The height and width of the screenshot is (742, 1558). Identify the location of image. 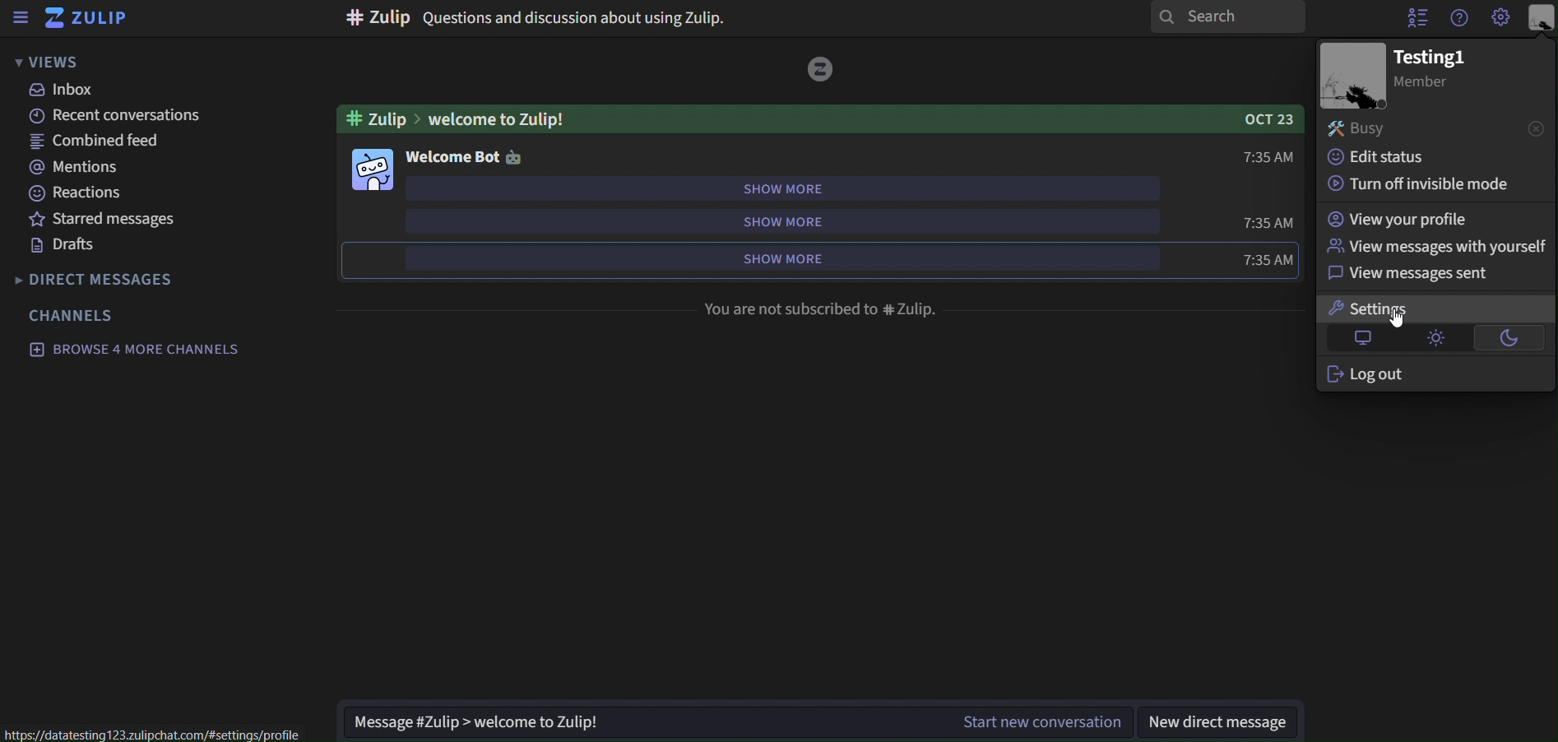
(821, 67).